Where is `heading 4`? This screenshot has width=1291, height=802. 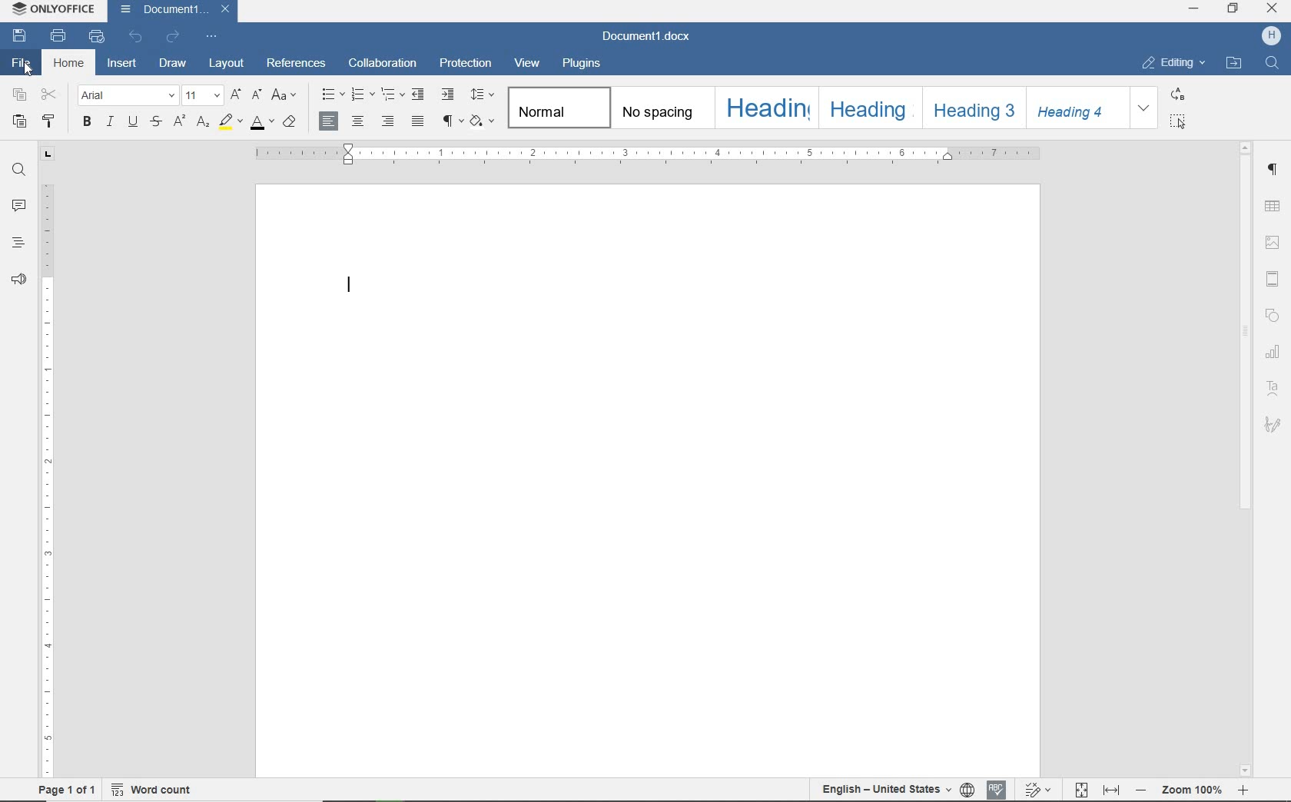
heading 4 is located at coordinates (1077, 108).